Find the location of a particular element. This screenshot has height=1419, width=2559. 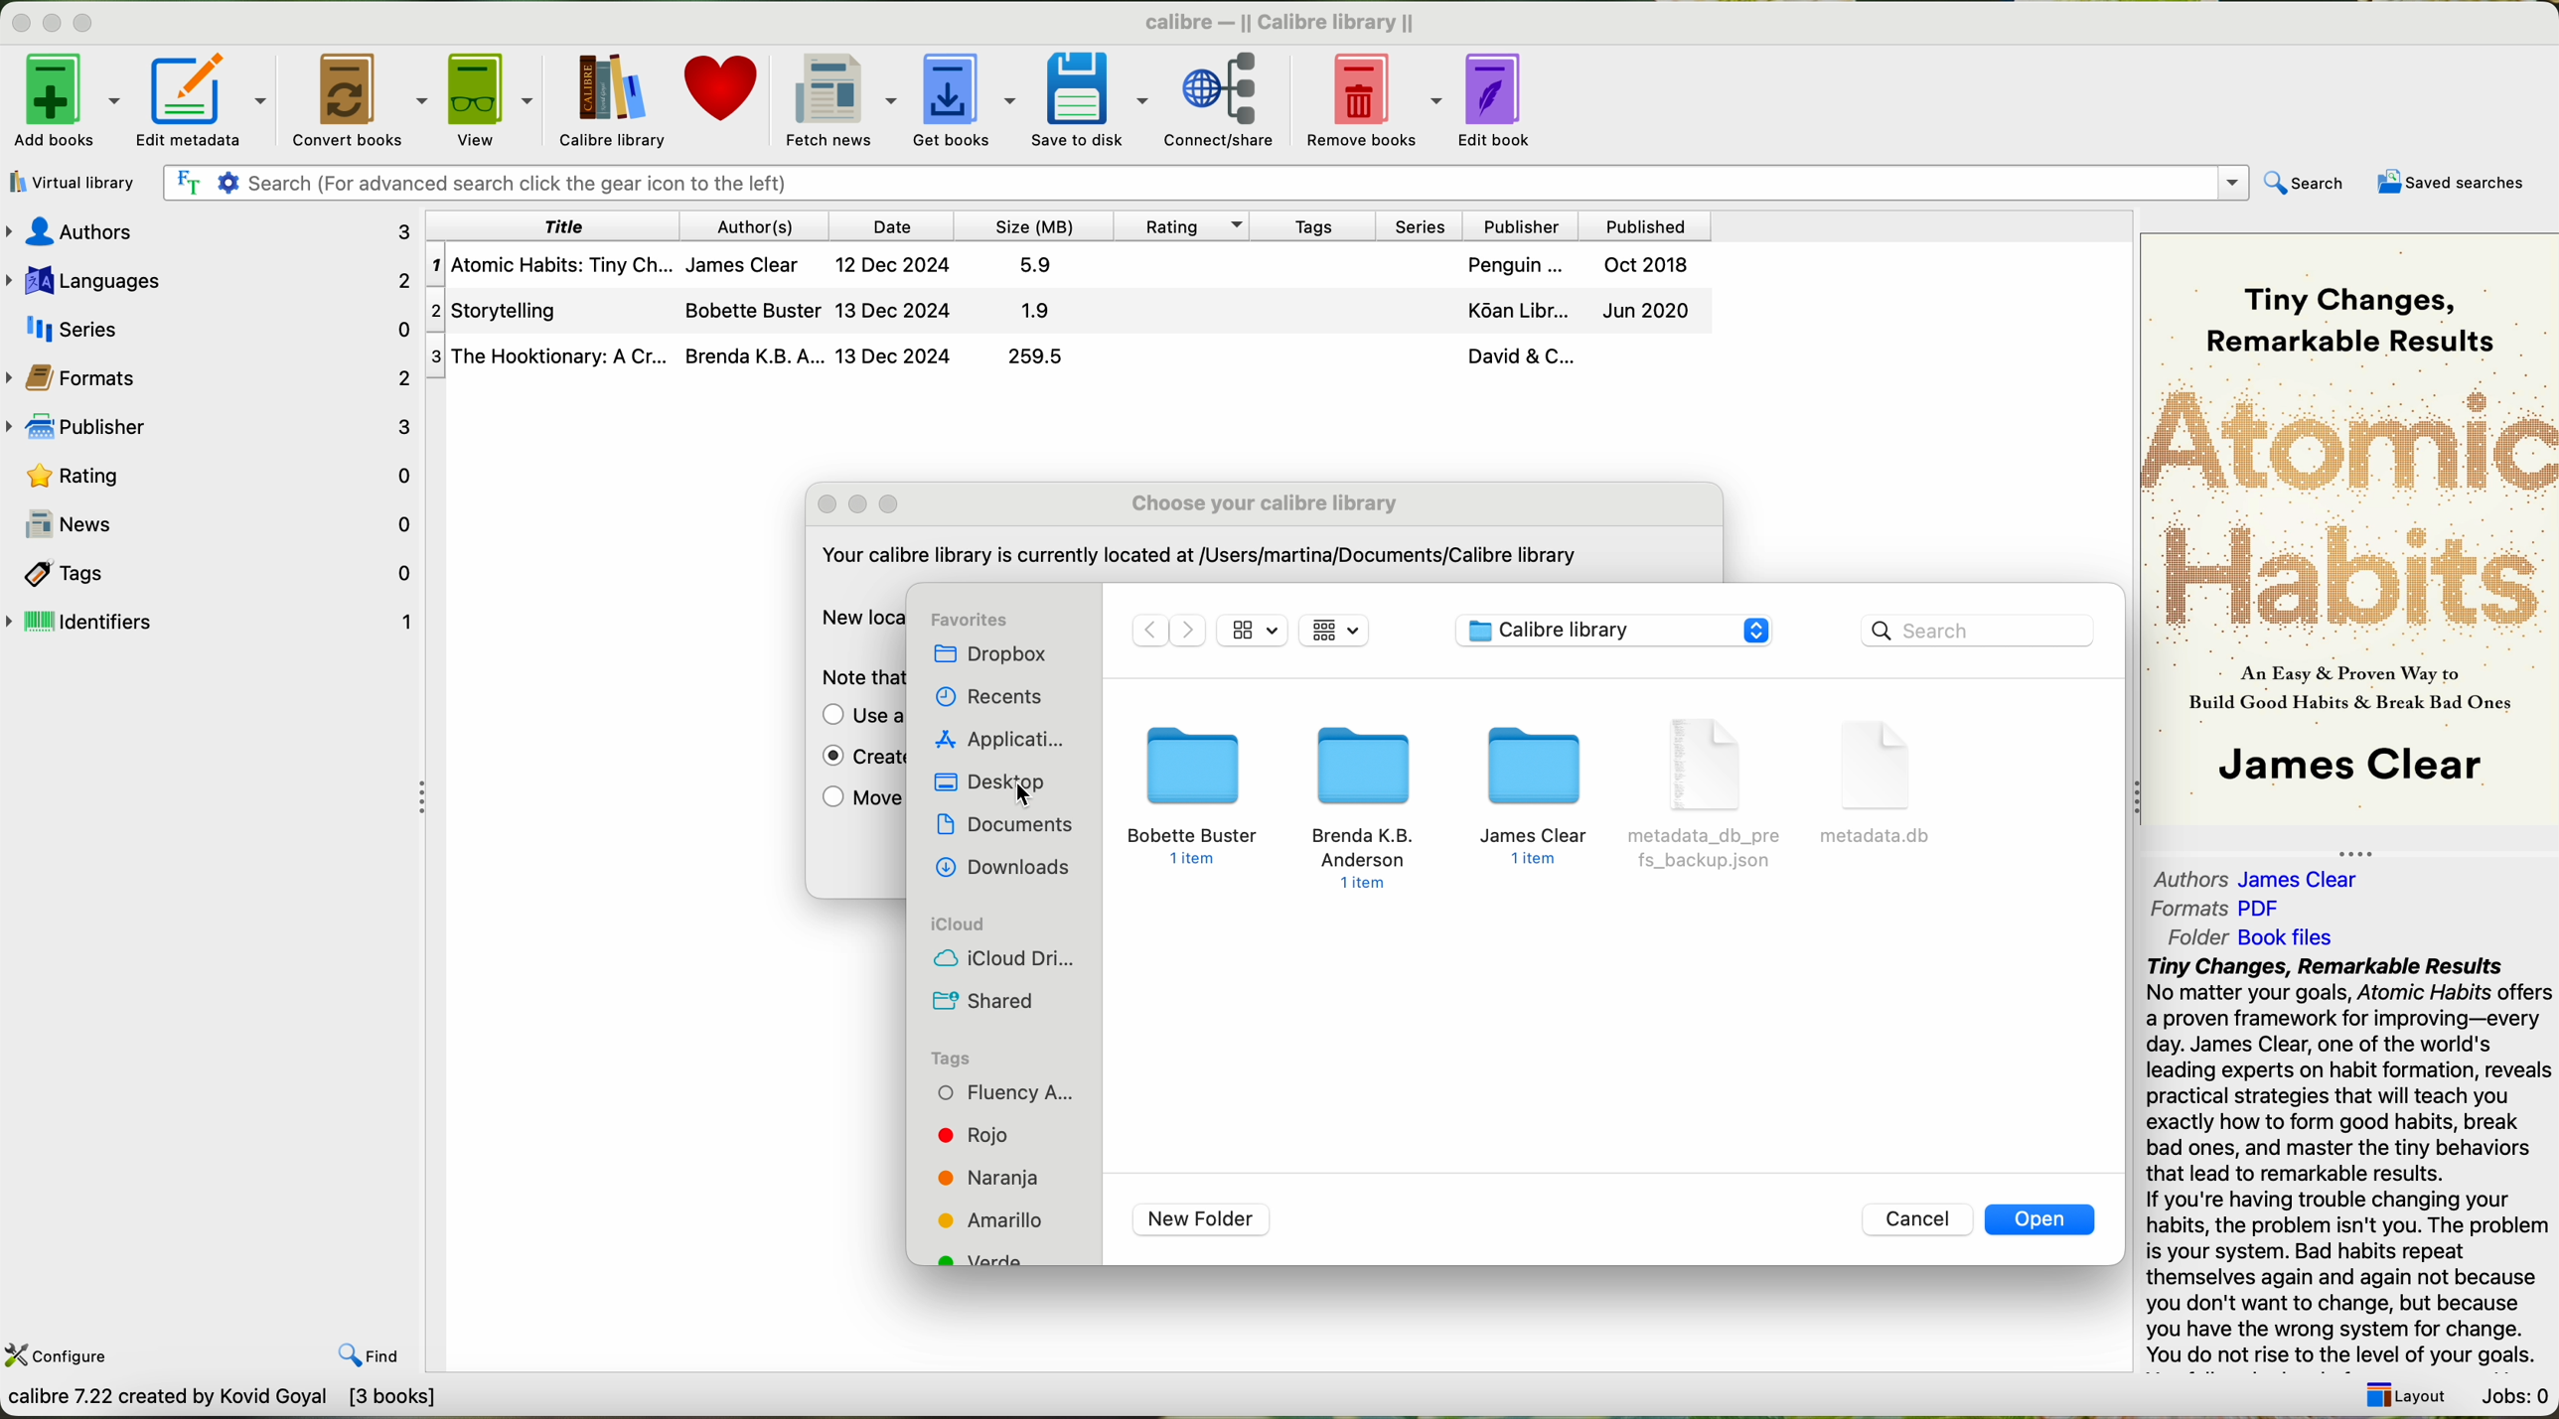

| Fr ¢ Search (For advanced search click the gear icon to the left) is located at coordinates (1198, 181).